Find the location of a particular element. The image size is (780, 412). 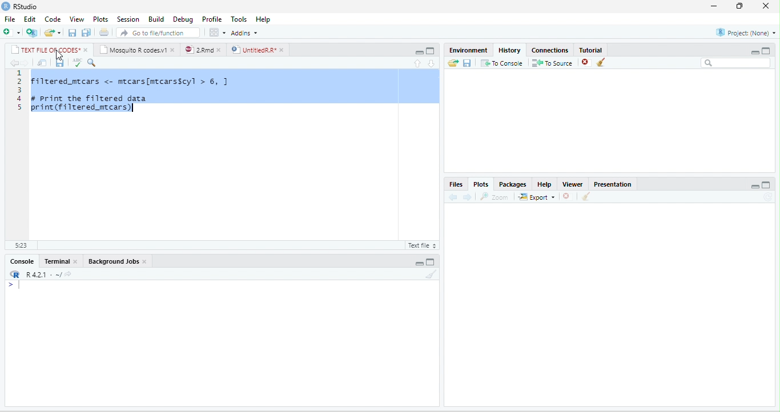

show in new window is located at coordinates (42, 63).